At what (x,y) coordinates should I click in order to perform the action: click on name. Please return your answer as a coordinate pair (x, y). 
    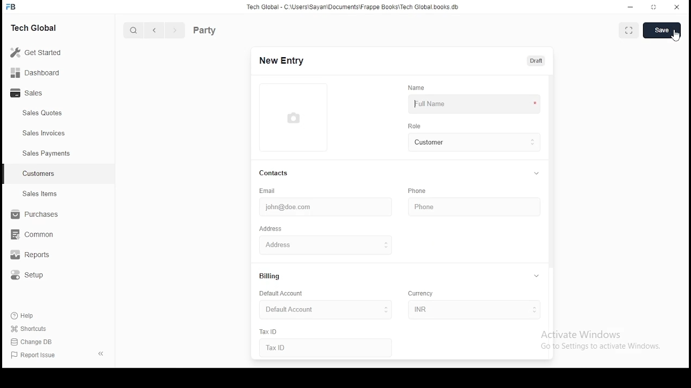
    Looking at the image, I should click on (419, 88).